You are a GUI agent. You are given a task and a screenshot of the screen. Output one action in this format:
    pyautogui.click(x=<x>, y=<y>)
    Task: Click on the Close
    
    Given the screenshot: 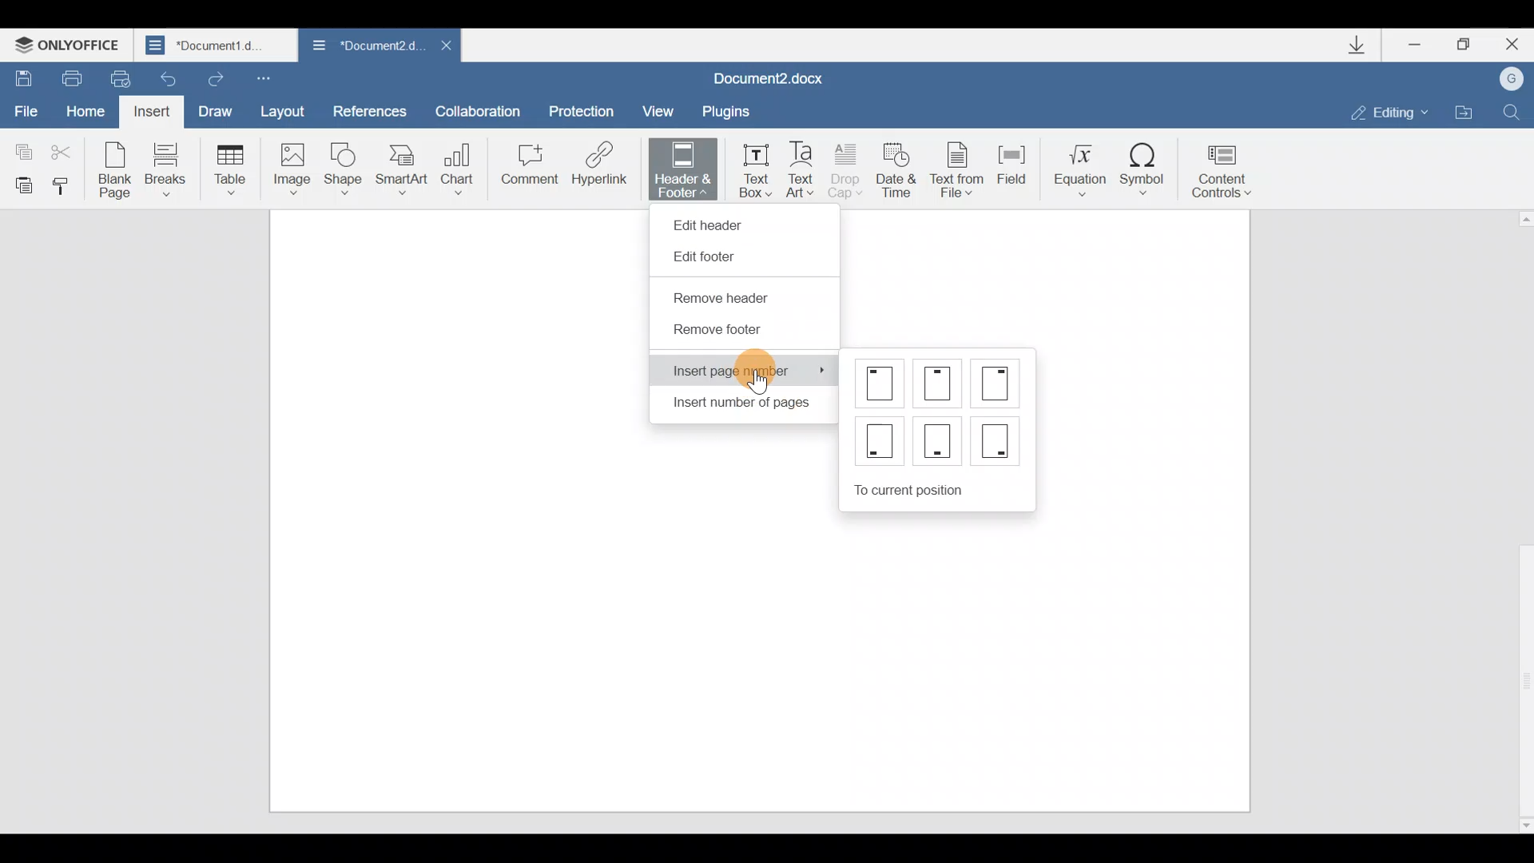 What is the action you would take?
    pyautogui.click(x=442, y=45)
    